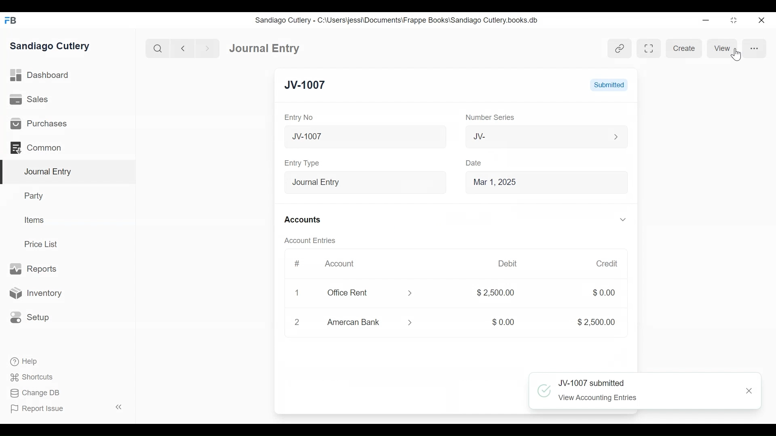 This screenshot has height=436, width=776. I want to click on delete, so click(295, 323).